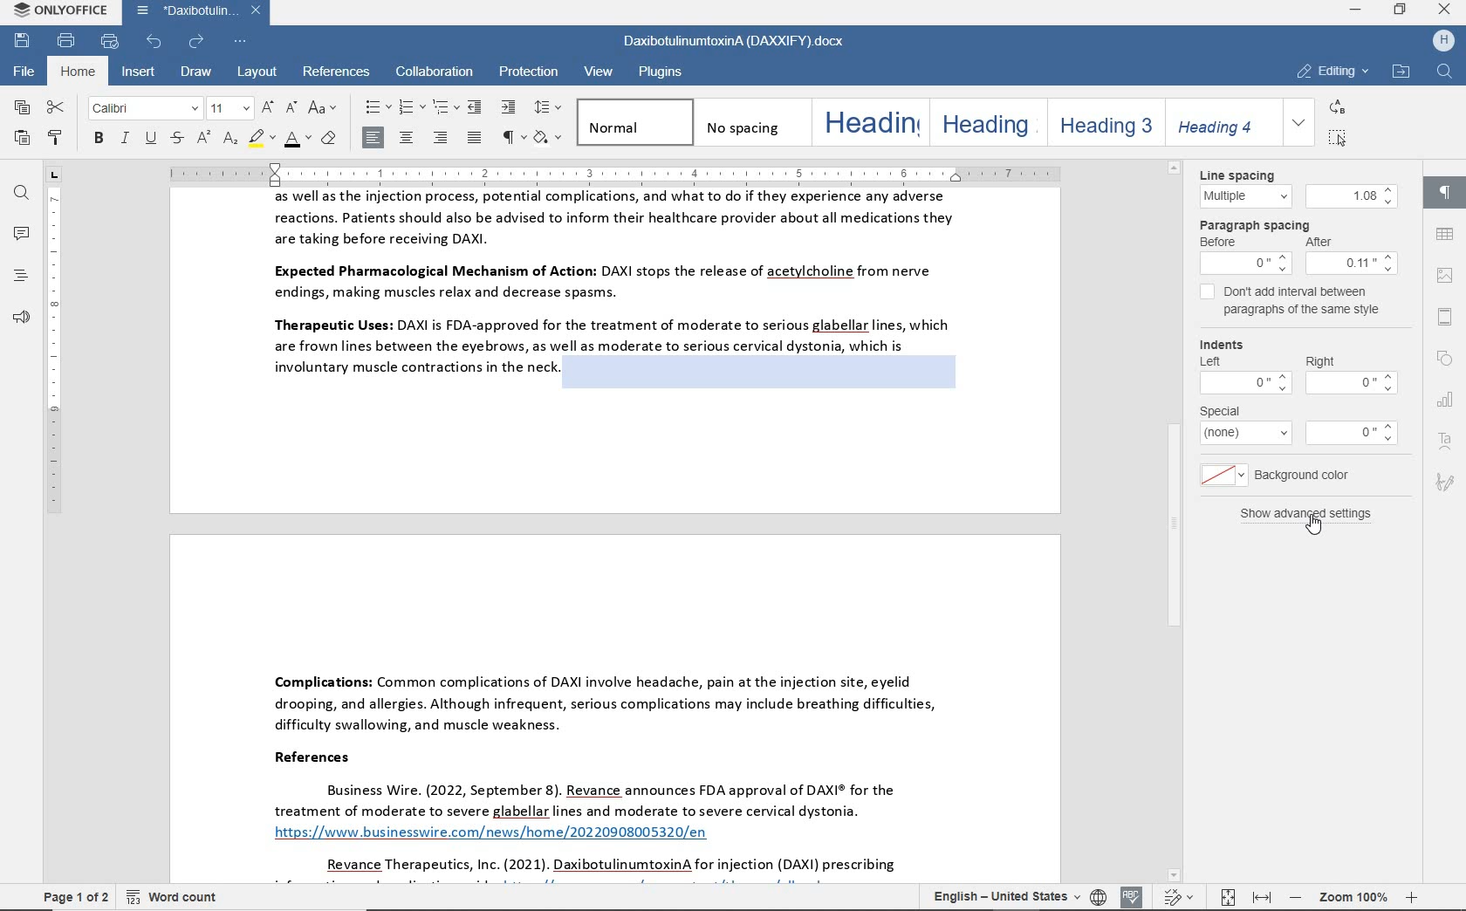  I want to click on chart, so click(1446, 398).